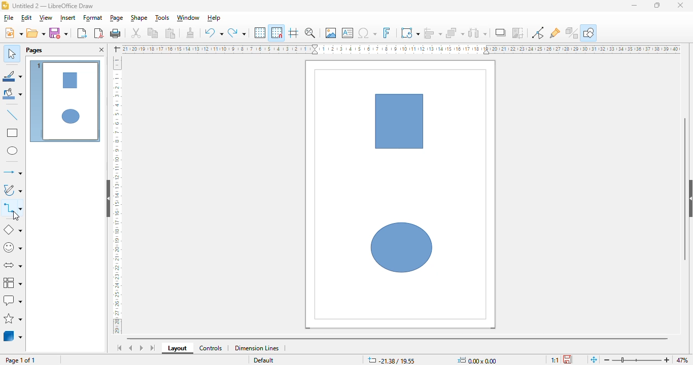  I want to click on connectors, so click(13, 207).